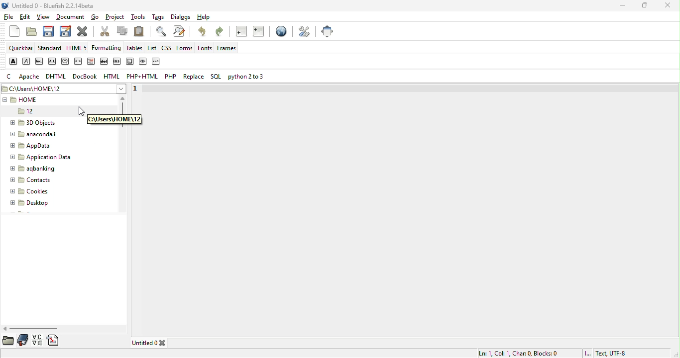  Describe the element at coordinates (9, 18) in the screenshot. I see `file` at that location.